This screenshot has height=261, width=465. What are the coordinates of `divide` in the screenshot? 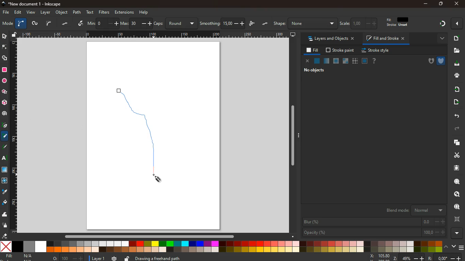 It's located at (93, 24).